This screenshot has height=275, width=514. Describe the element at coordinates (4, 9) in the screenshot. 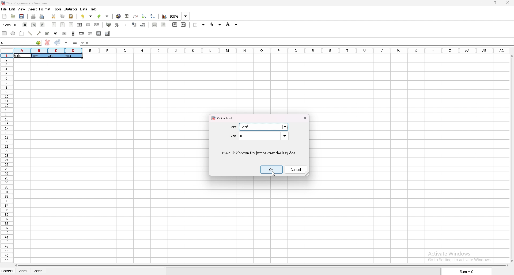

I see `file` at that location.